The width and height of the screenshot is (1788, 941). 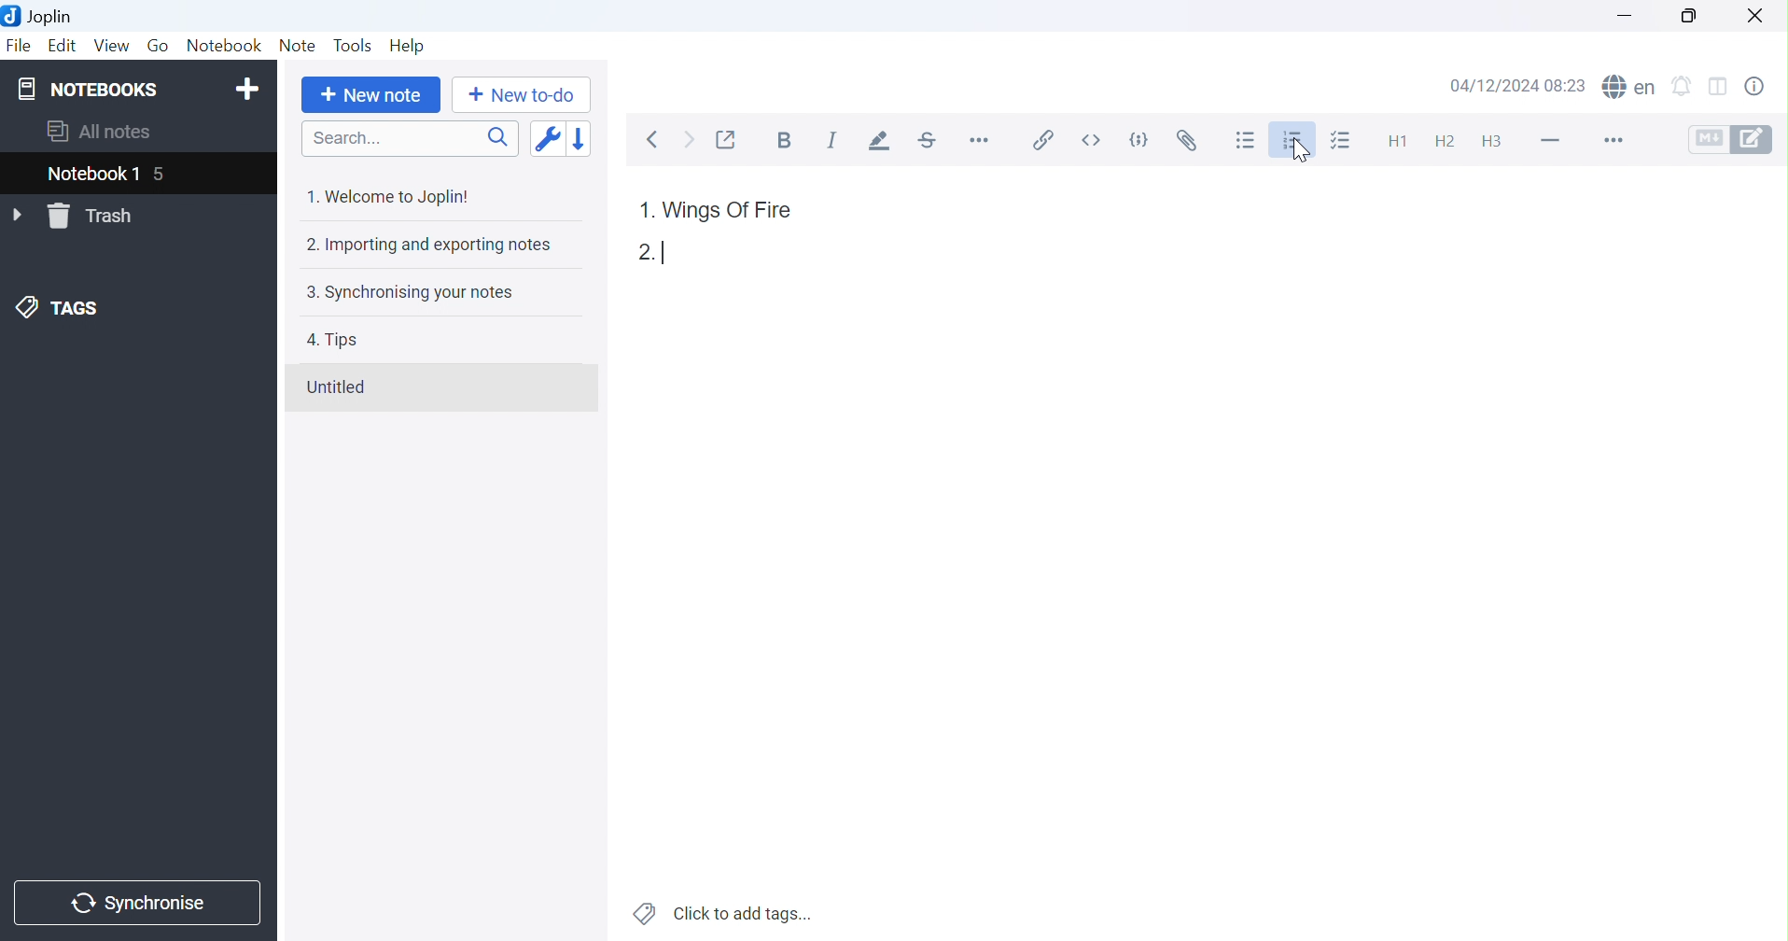 I want to click on Notebook, so click(x=224, y=44).